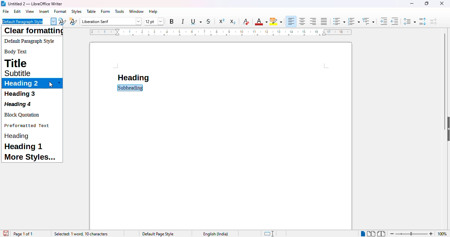  What do you see at coordinates (30, 41) in the screenshot?
I see `default paragraph style` at bounding box center [30, 41].